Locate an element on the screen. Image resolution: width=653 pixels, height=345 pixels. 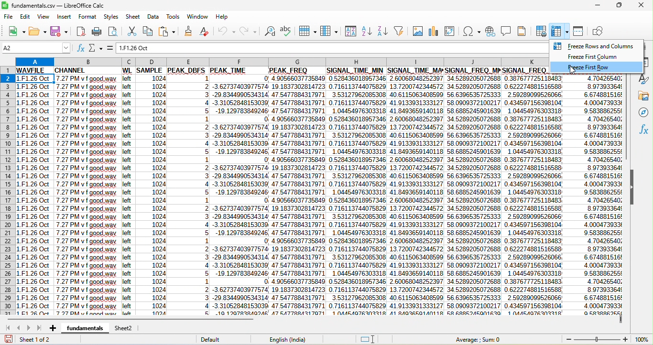
function is located at coordinates (644, 132).